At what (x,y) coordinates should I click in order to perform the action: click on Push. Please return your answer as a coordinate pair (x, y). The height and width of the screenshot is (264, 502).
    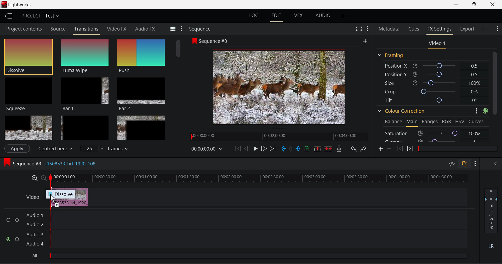
    Looking at the image, I should click on (141, 56).